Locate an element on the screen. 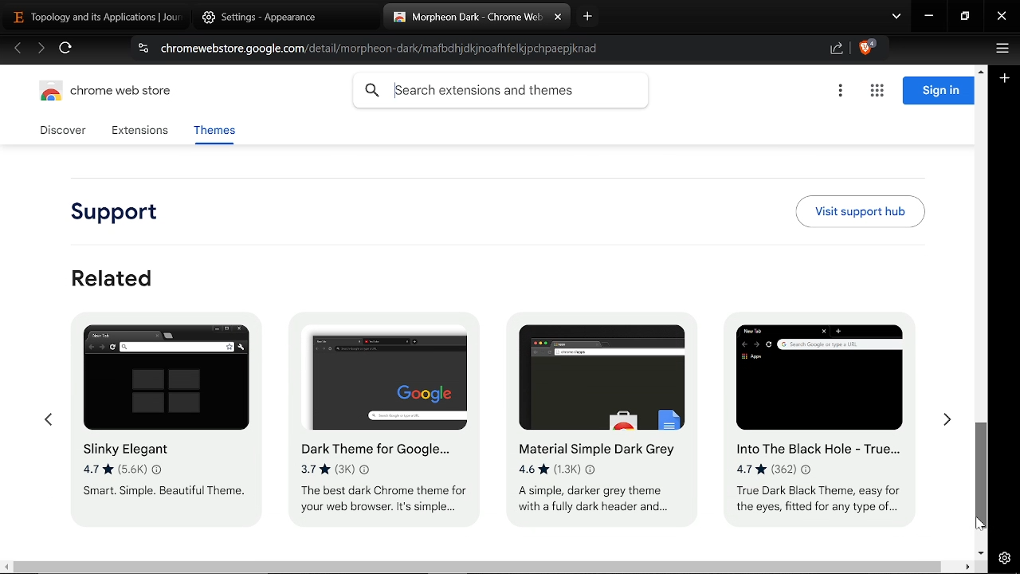 This screenshot has height=574, width=1020. Support is located at coordinates (123, 214).